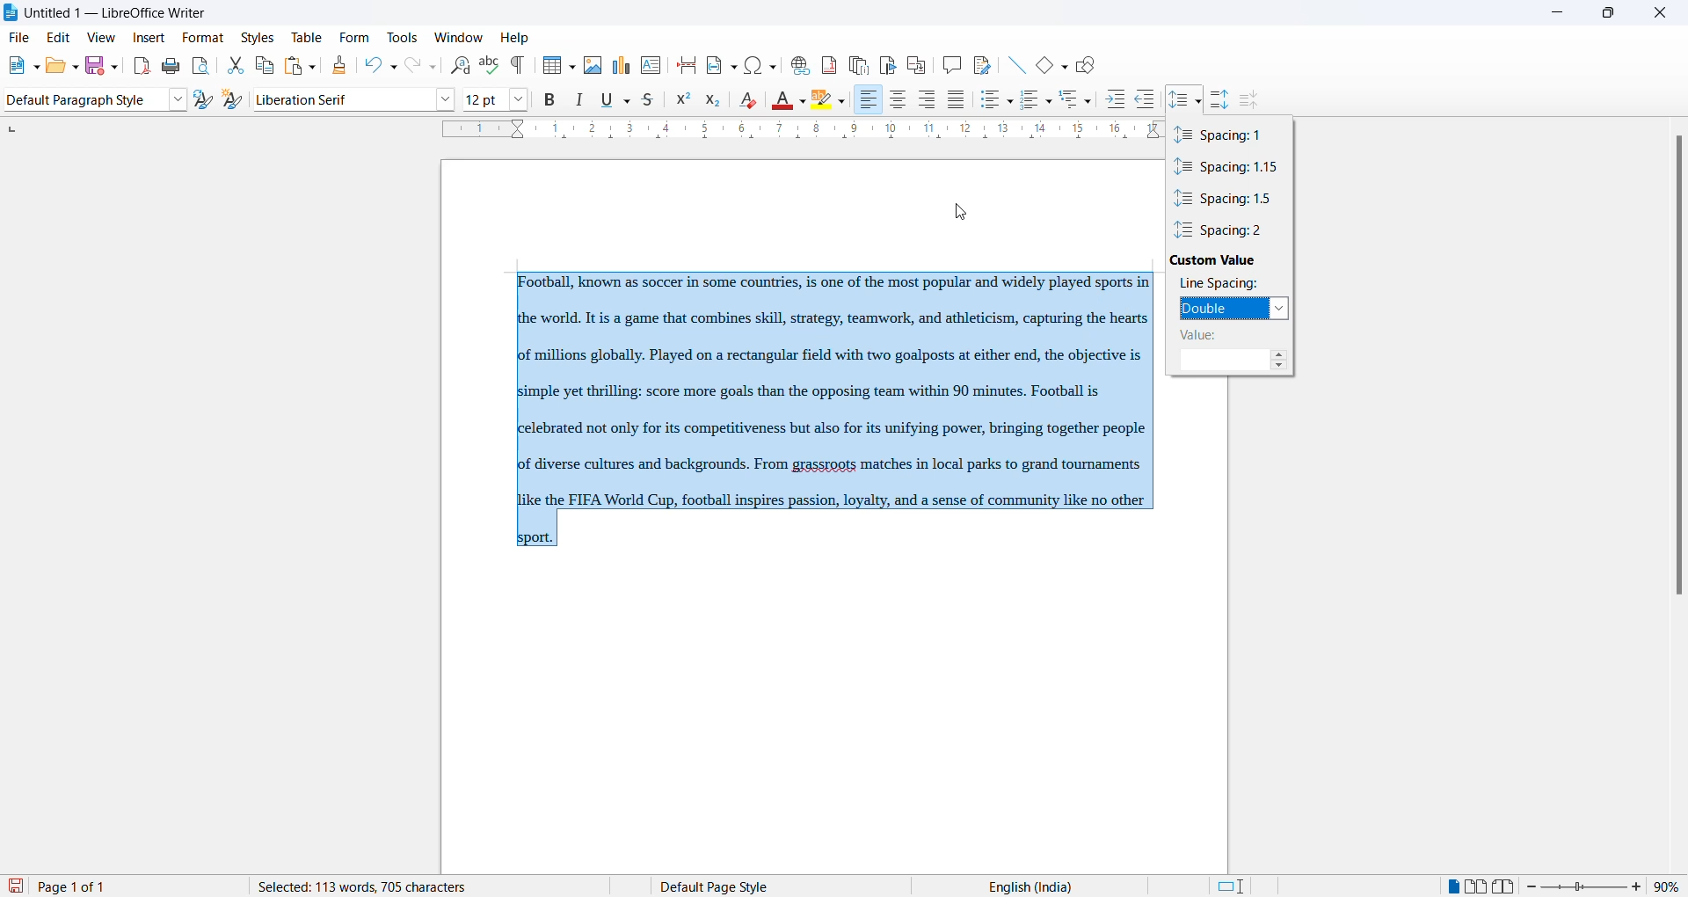  I want to click on standard selection, so click(1231, 886).